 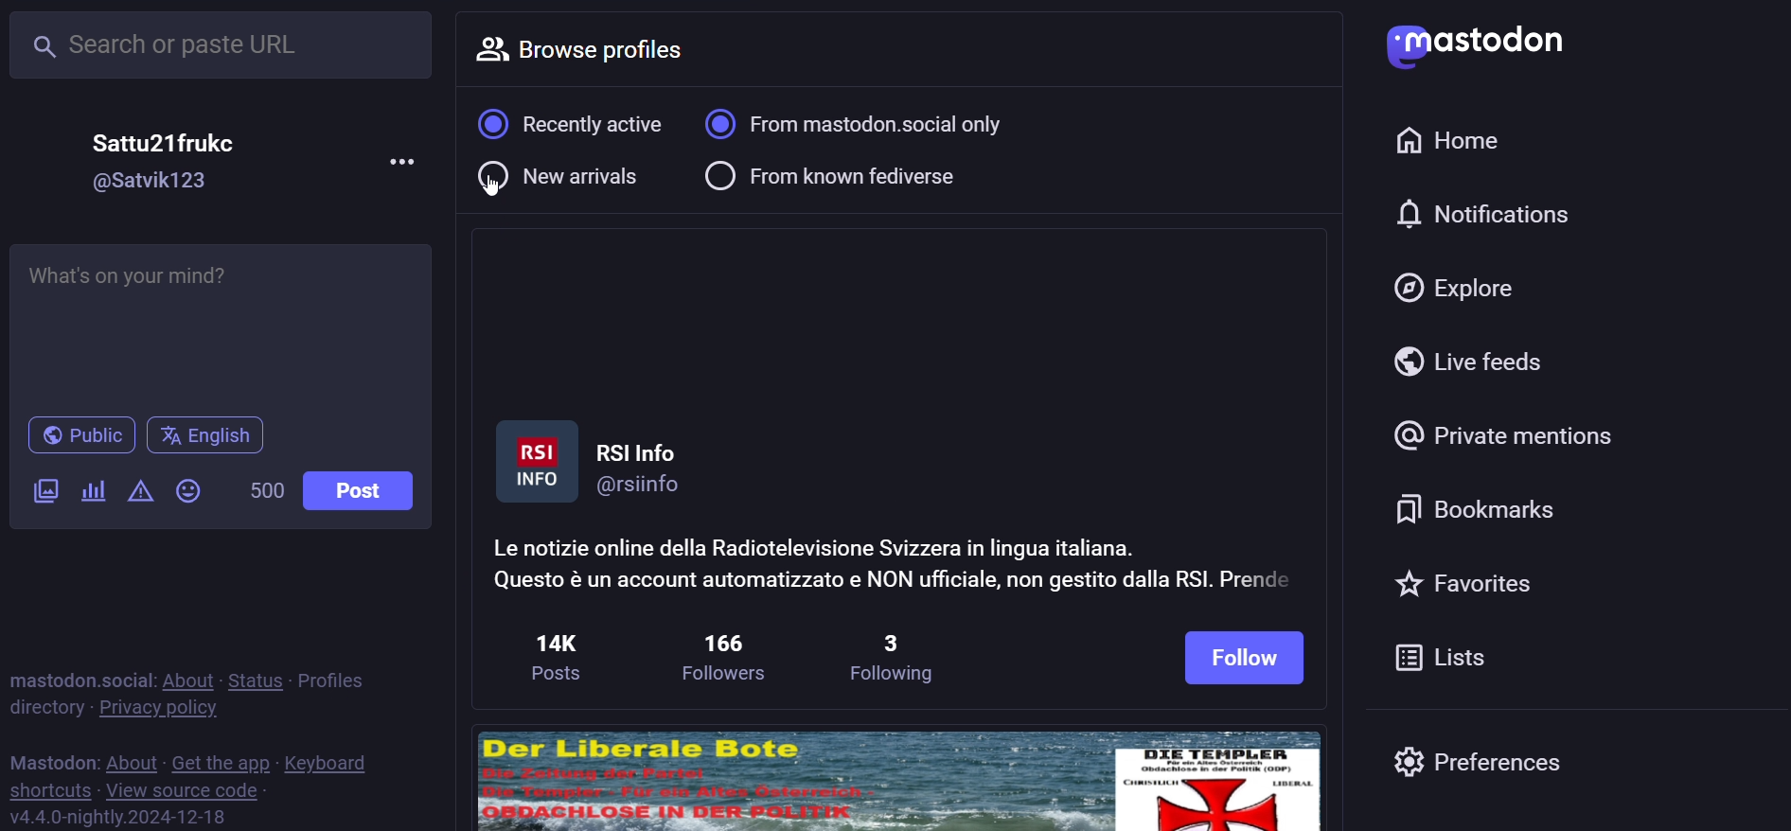 I want to click on private policy, so click(x=152, y=713).